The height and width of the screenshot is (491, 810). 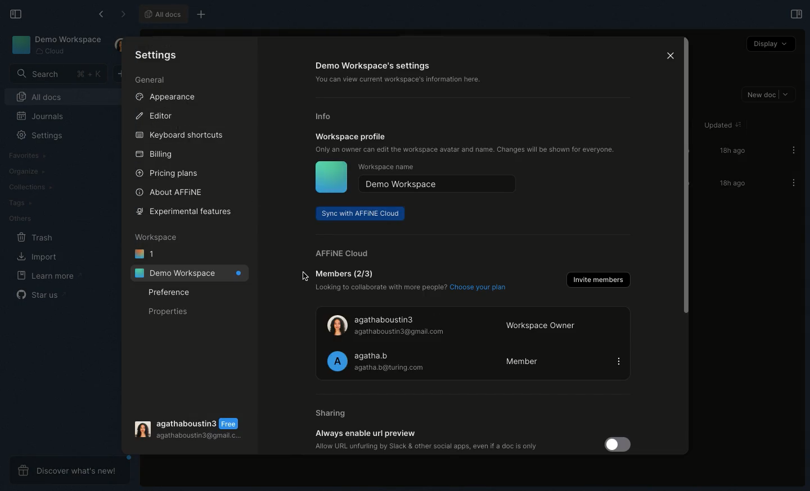 I want to click on Editor, so click(x=155, y=115).